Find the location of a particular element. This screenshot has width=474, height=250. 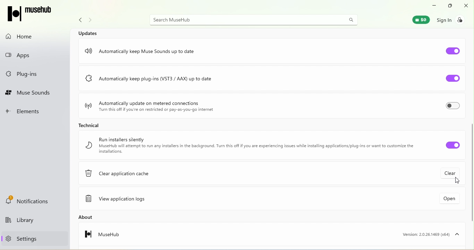

Library is located at coordinates (31, 221).